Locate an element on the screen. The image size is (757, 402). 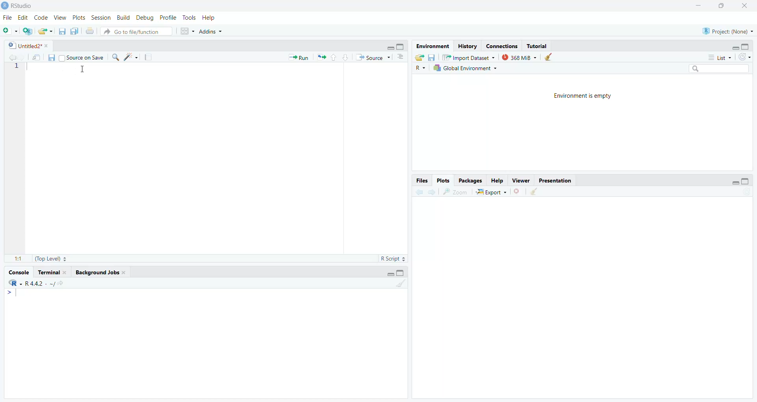
clear is located at coordinates (550, 58).